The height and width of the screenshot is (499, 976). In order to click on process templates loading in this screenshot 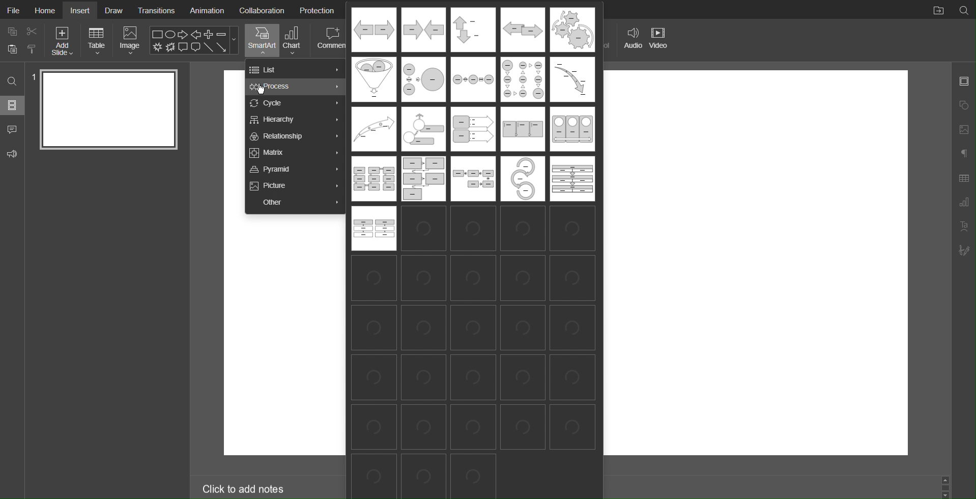, I will do `click(424, 475)`.